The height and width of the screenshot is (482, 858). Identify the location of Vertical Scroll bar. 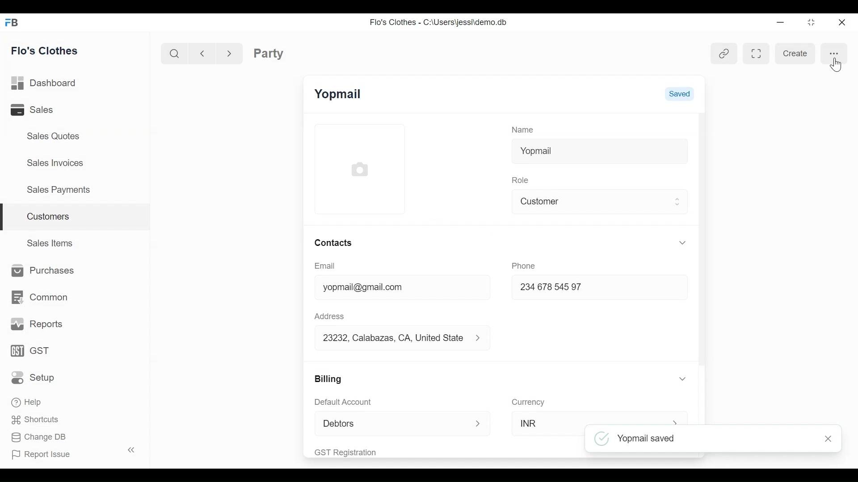
(703, 240).